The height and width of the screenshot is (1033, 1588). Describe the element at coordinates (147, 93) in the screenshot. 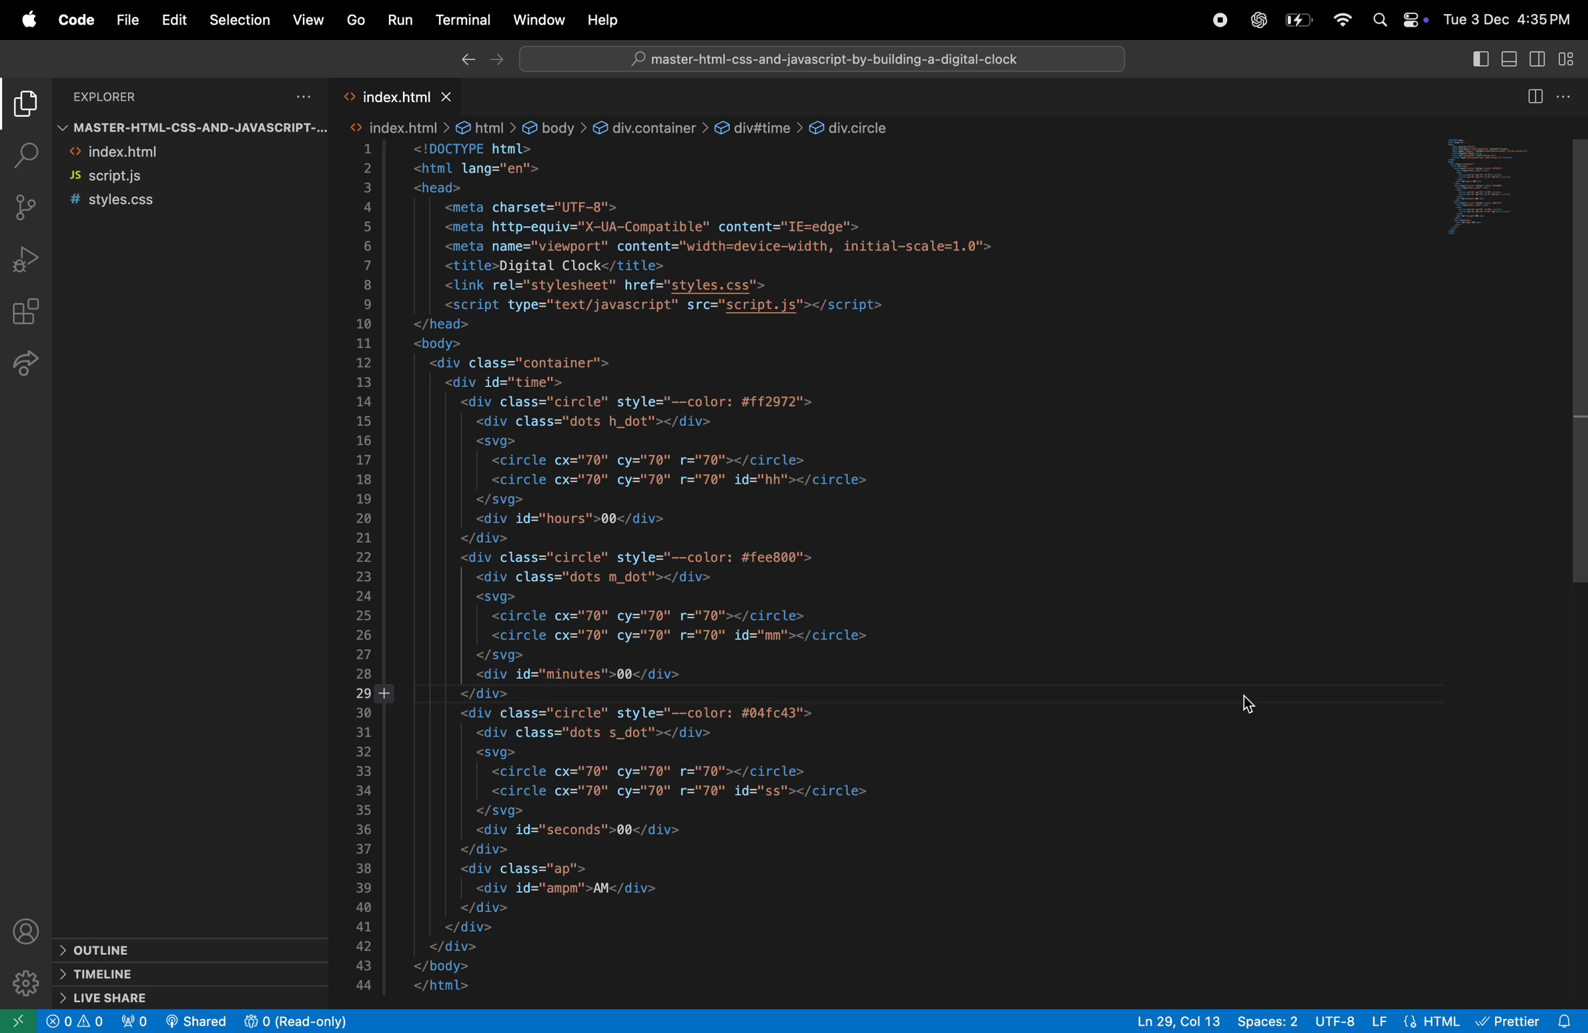

I see `explorer` at that location.